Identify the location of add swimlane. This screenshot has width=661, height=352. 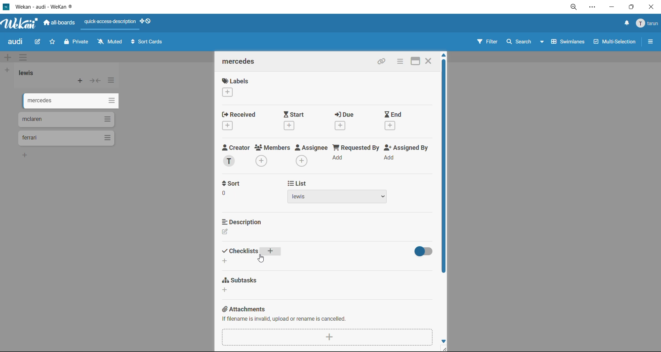
(8, 58).